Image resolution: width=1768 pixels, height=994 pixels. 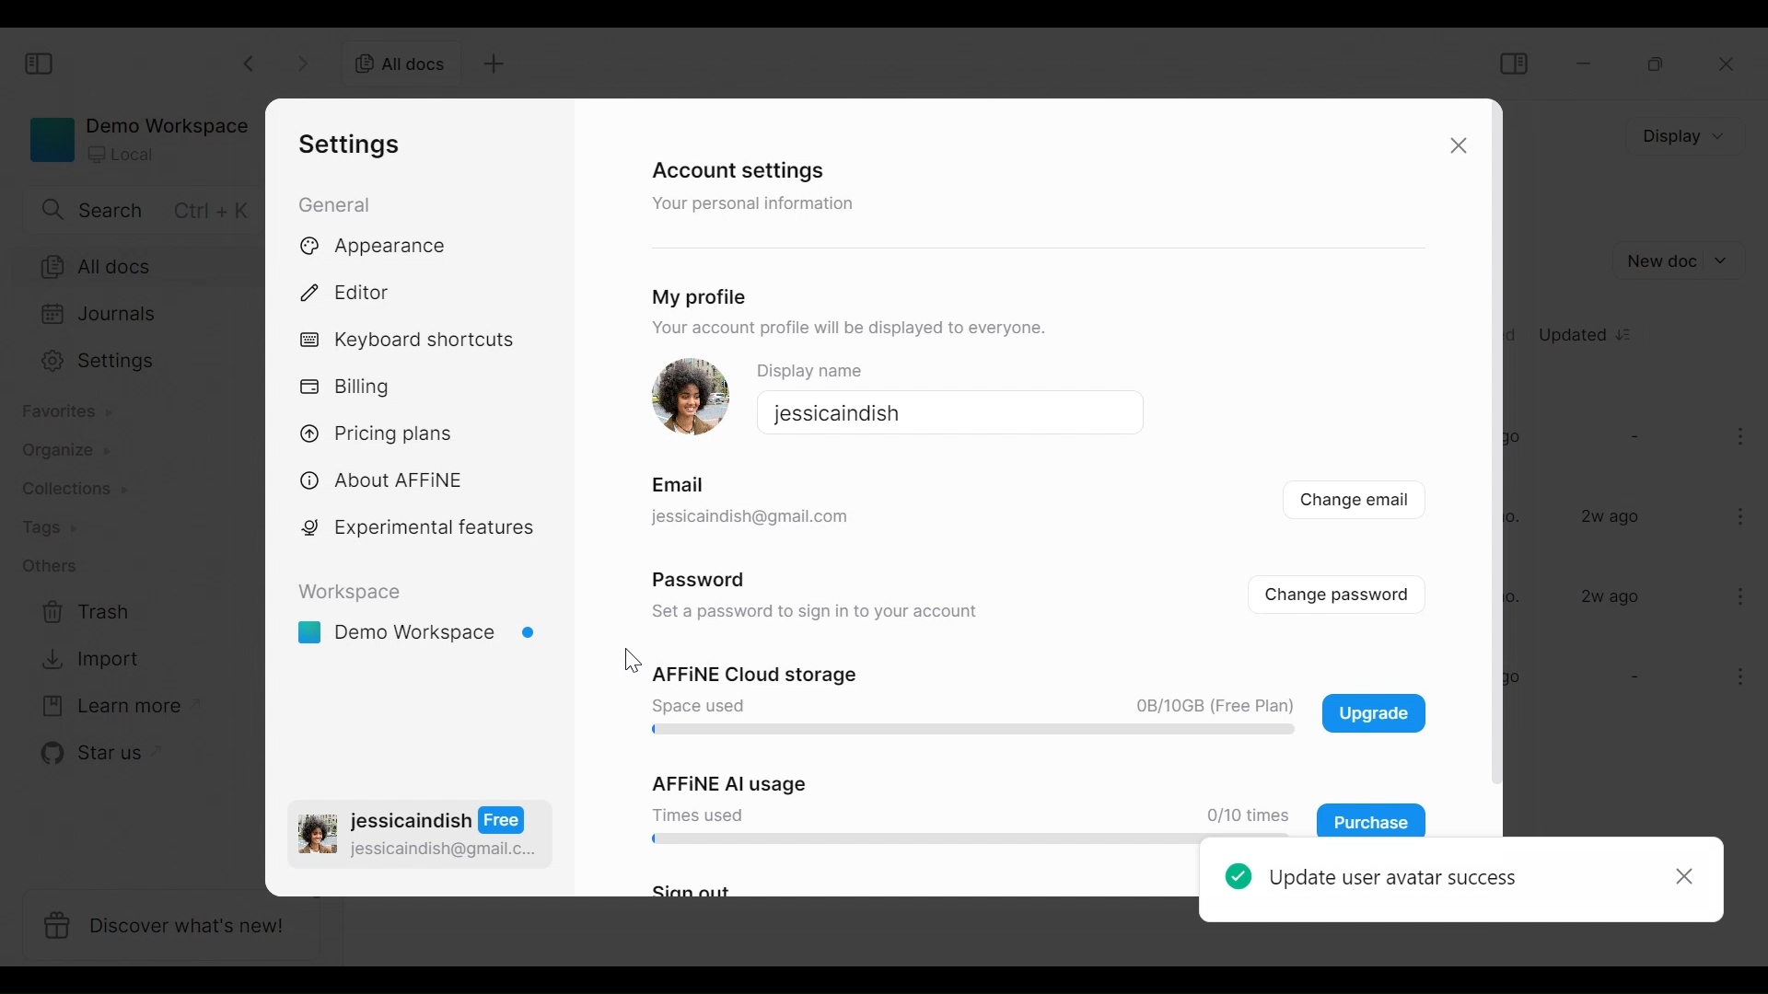 What do you see at coordinates (1355, 503) in the screenshot?
I see `Change email` at bounding box center [1355, 503].